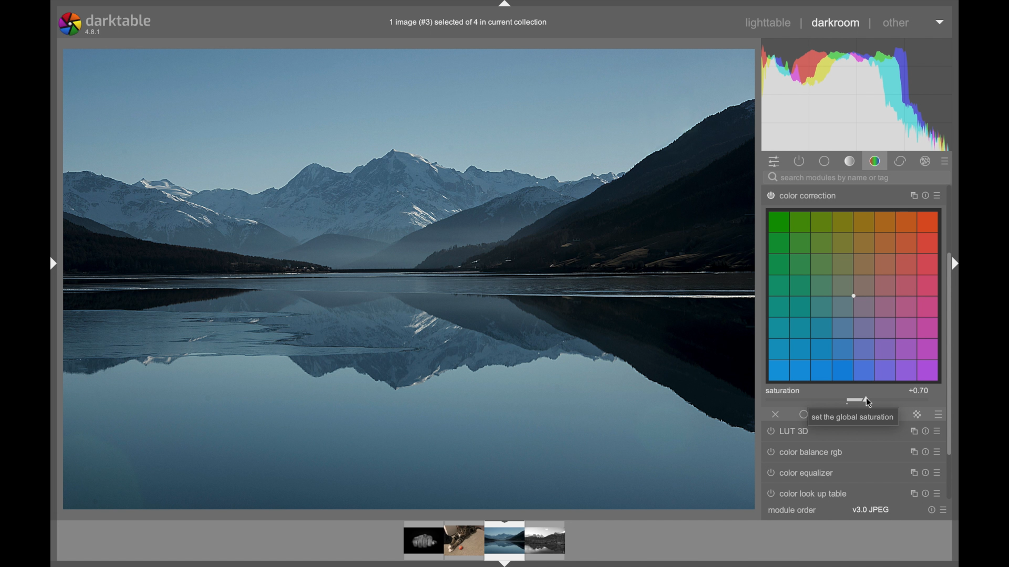 The height and width of the screenshot is (567, 1009). What do you see at coordinates (505, 543) in the screenshot?
I see `image` at bounding box center [505, 543].